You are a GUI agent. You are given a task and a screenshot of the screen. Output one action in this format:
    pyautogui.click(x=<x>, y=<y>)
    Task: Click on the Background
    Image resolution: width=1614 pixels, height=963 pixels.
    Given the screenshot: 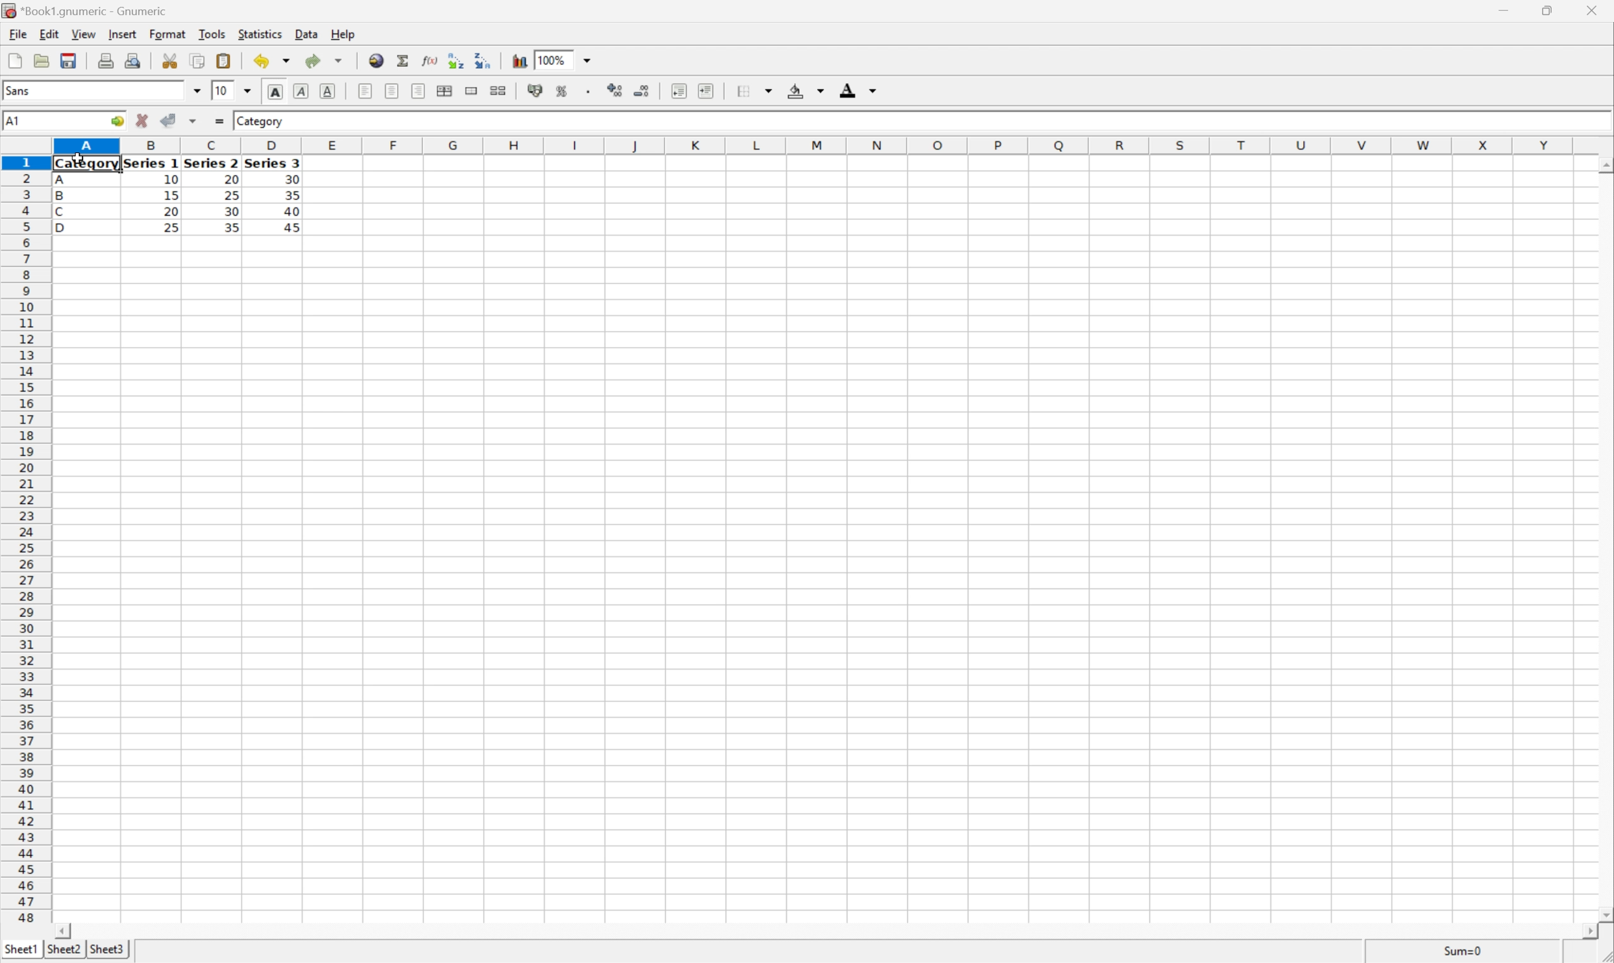 What is the action you would take?
    pyautogui.click(x=804, y=89)
    